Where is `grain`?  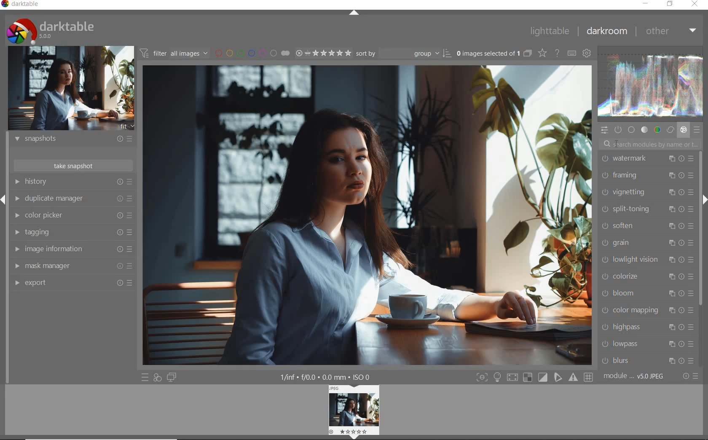 grain is located at coordinates (648, 243).